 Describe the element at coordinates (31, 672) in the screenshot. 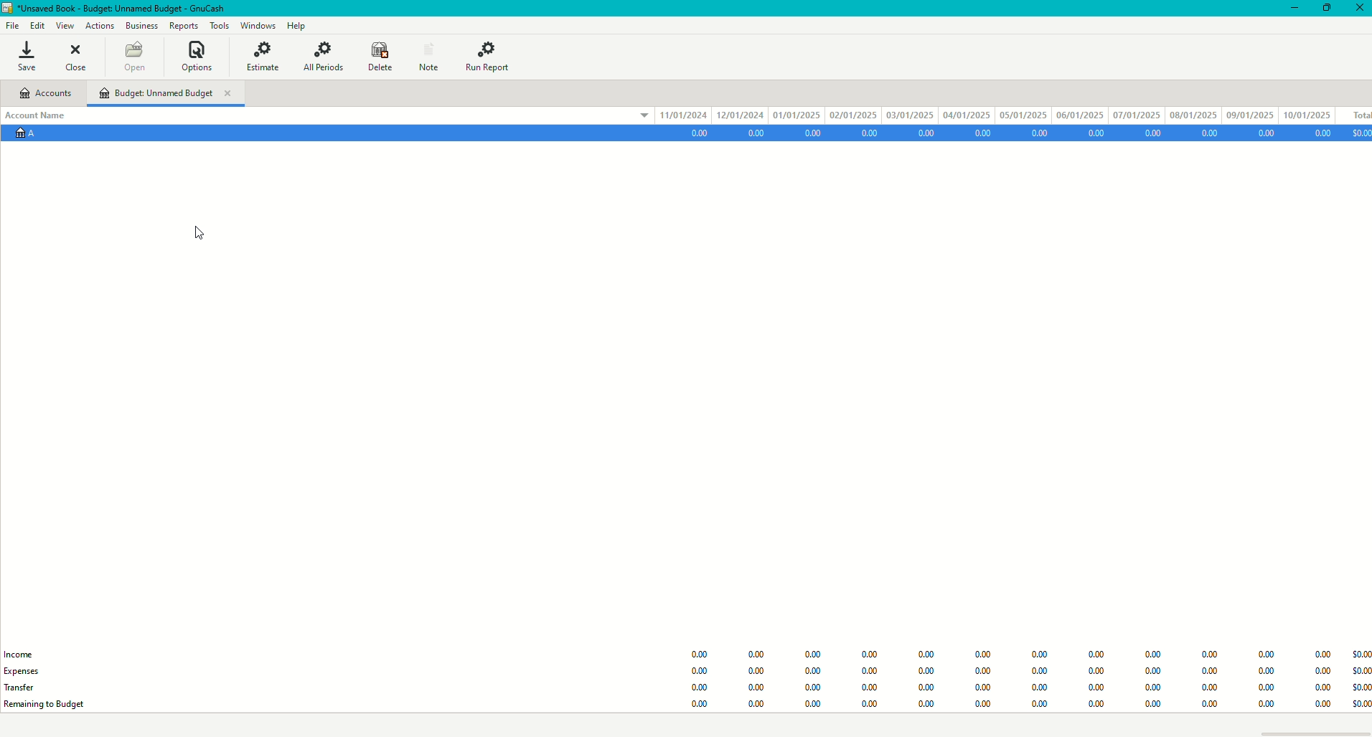

I see `Expenses` at that location.